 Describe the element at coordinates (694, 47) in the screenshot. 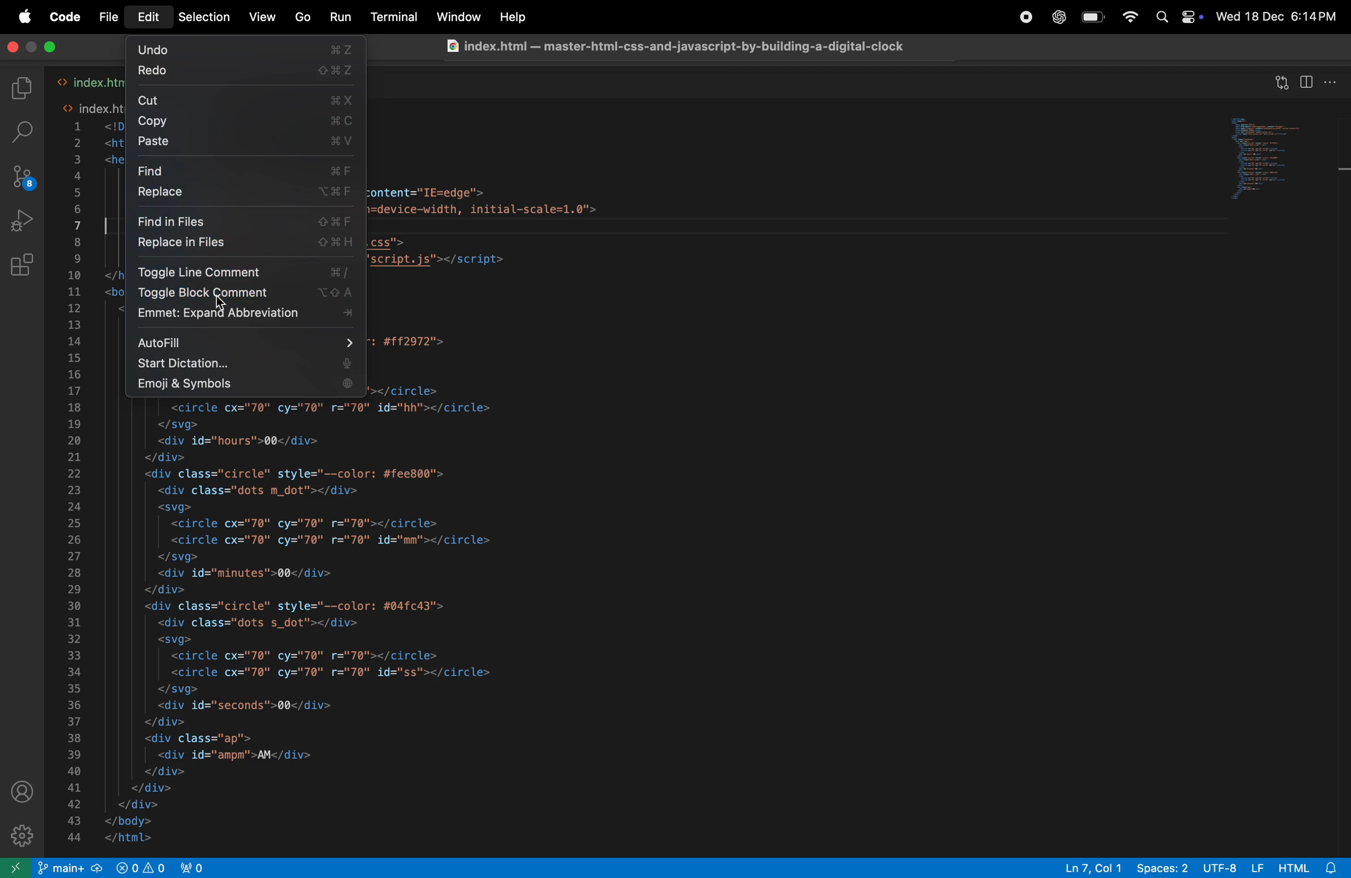

I see `file` at that location.